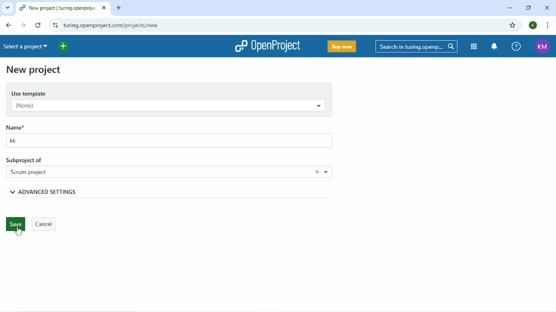  What do you see at coordinates (327, 172) in the screenshot?
I see `Choose` at bounding box center [327, 172].